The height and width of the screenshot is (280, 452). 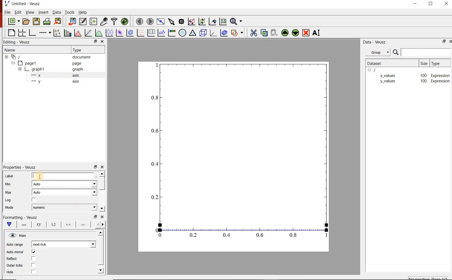 What do you see at coordinates (81, 57) in the screenshot?
I see `document` at bounding box center [81, 57].